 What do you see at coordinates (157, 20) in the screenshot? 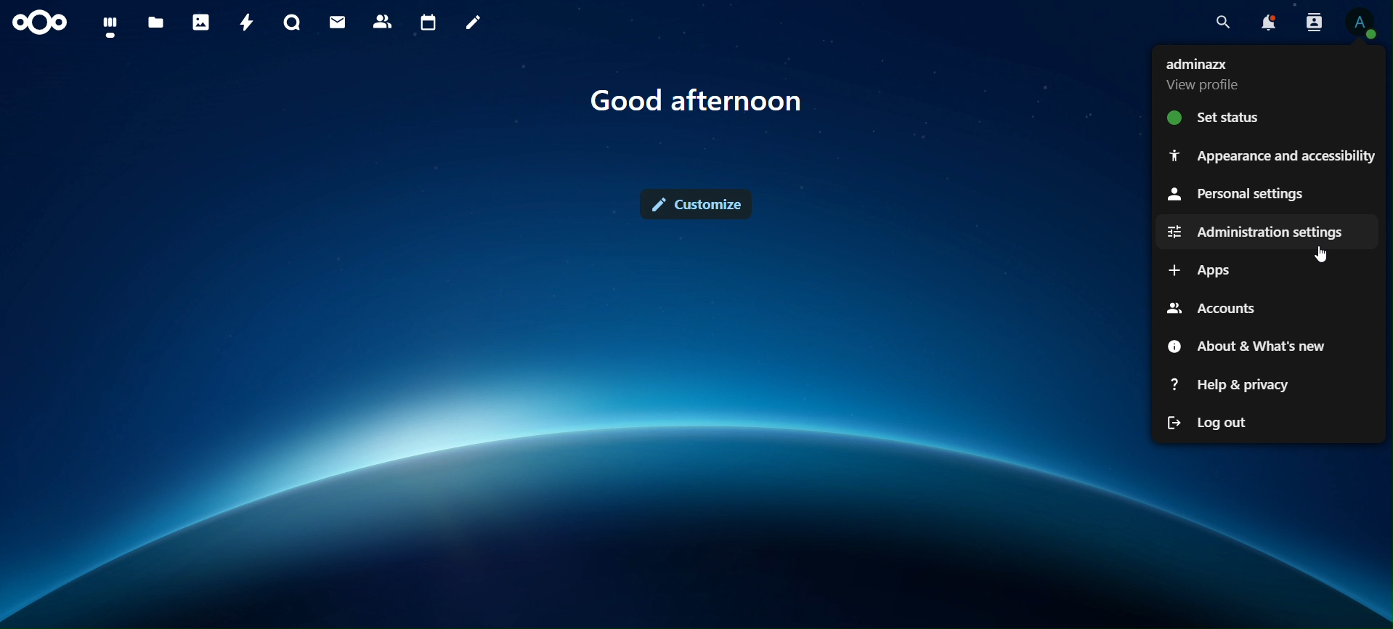
I see `files` at bounding box center [157, 20].